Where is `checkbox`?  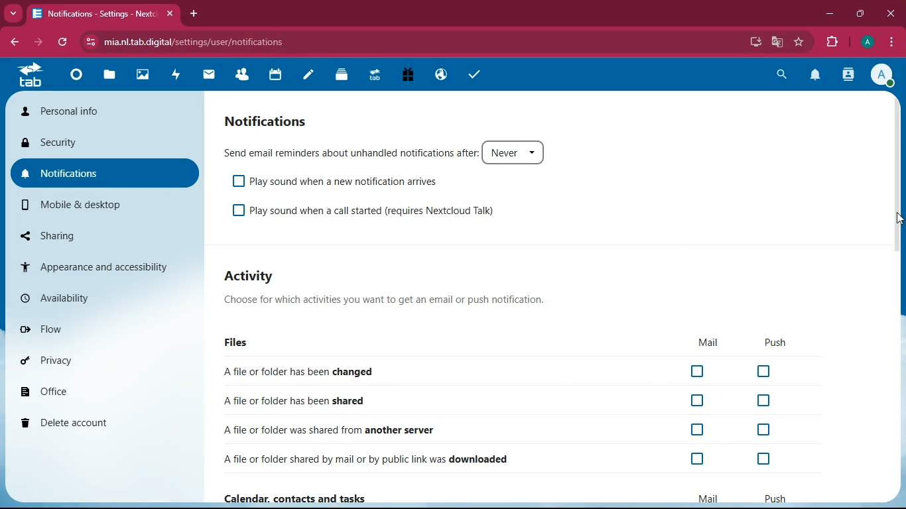 checkbox is located at coordinates (237, 181).